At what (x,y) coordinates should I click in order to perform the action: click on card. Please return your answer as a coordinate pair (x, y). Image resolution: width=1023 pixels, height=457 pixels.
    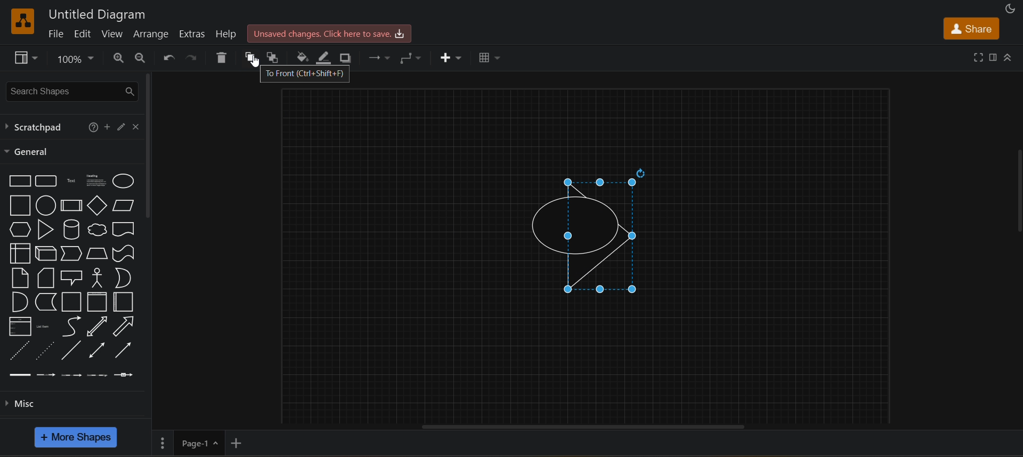
    Looking at the image, I should click on (47, 278).